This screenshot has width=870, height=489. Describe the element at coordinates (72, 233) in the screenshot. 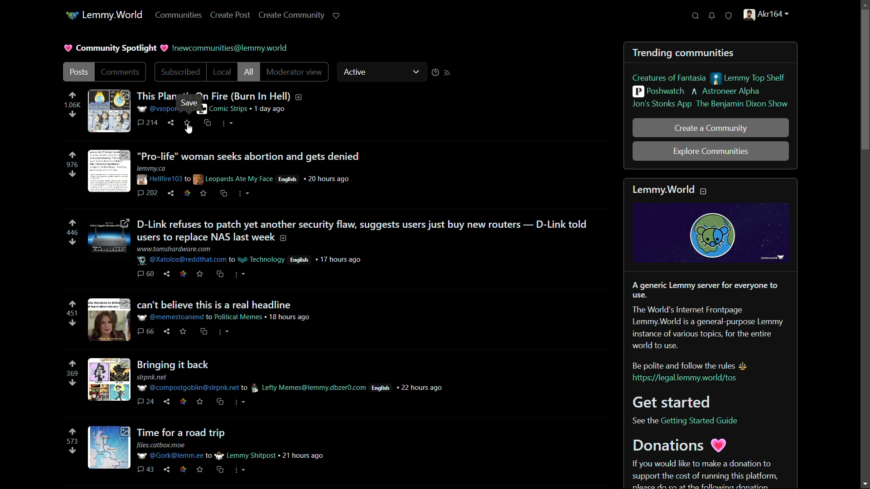

I see `number of votes` at that location.